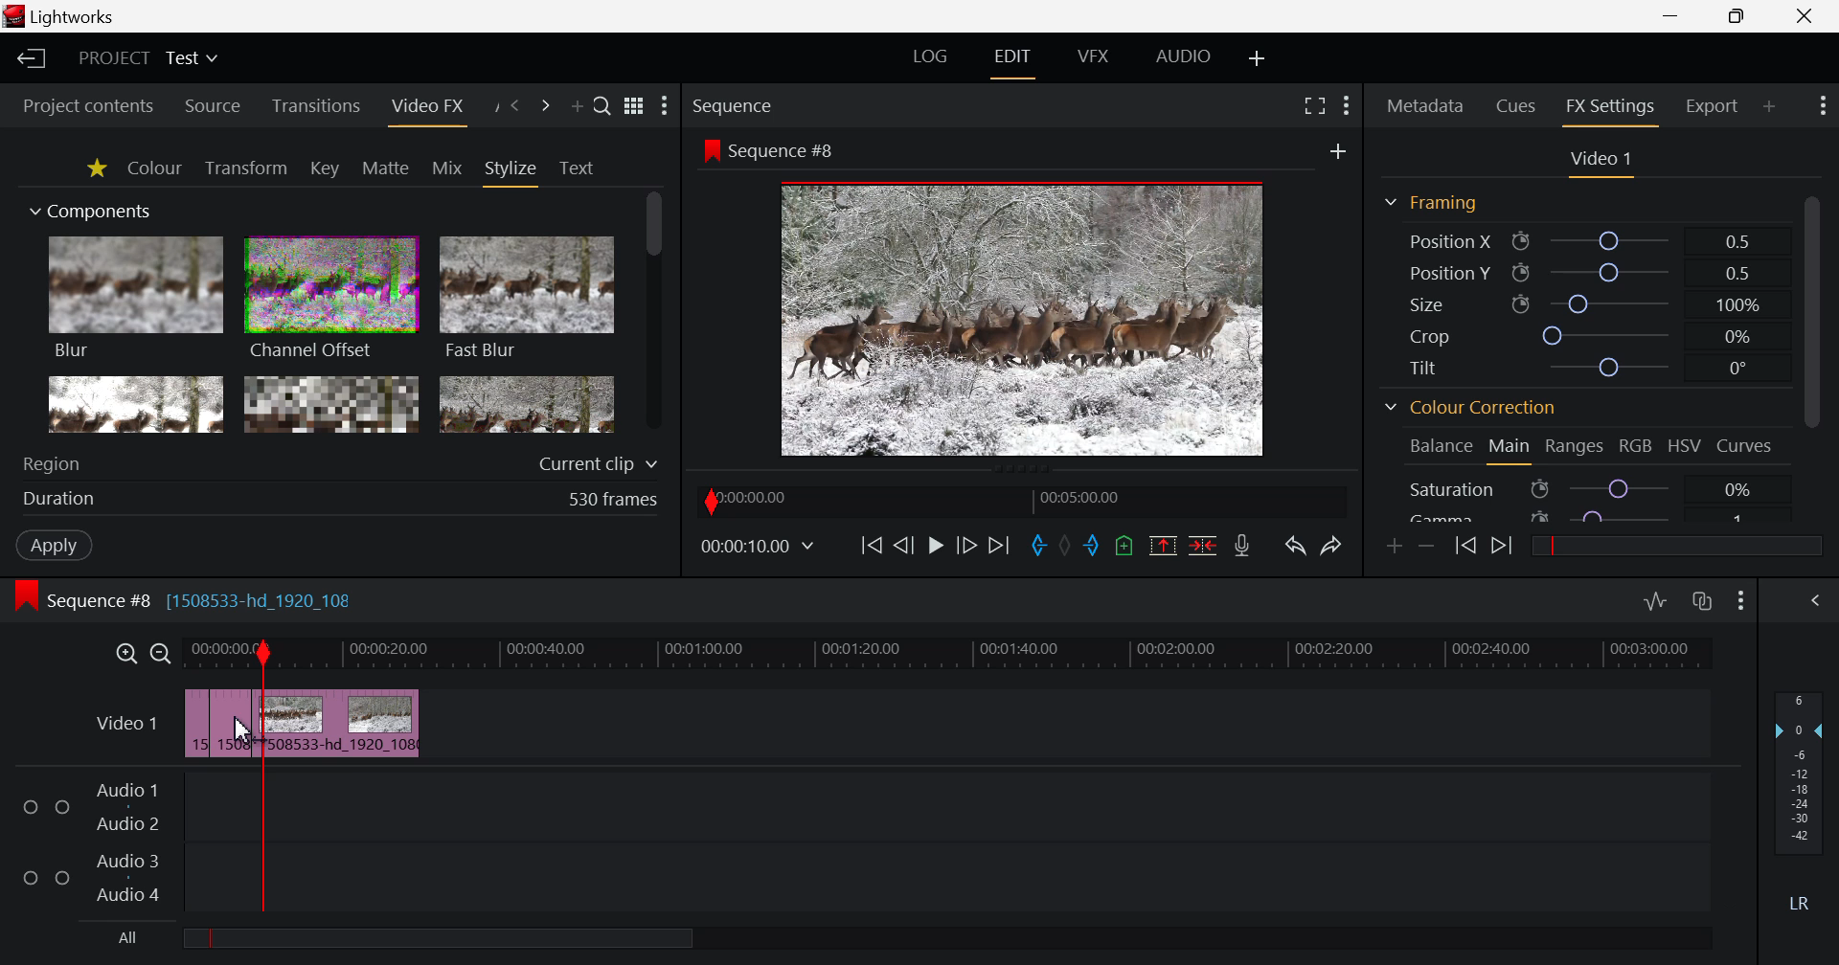 This screenshot has width=1839, height=965. Describe the element at coordinates (1746, 445) in the screenshot. I see `Curves` at that location.